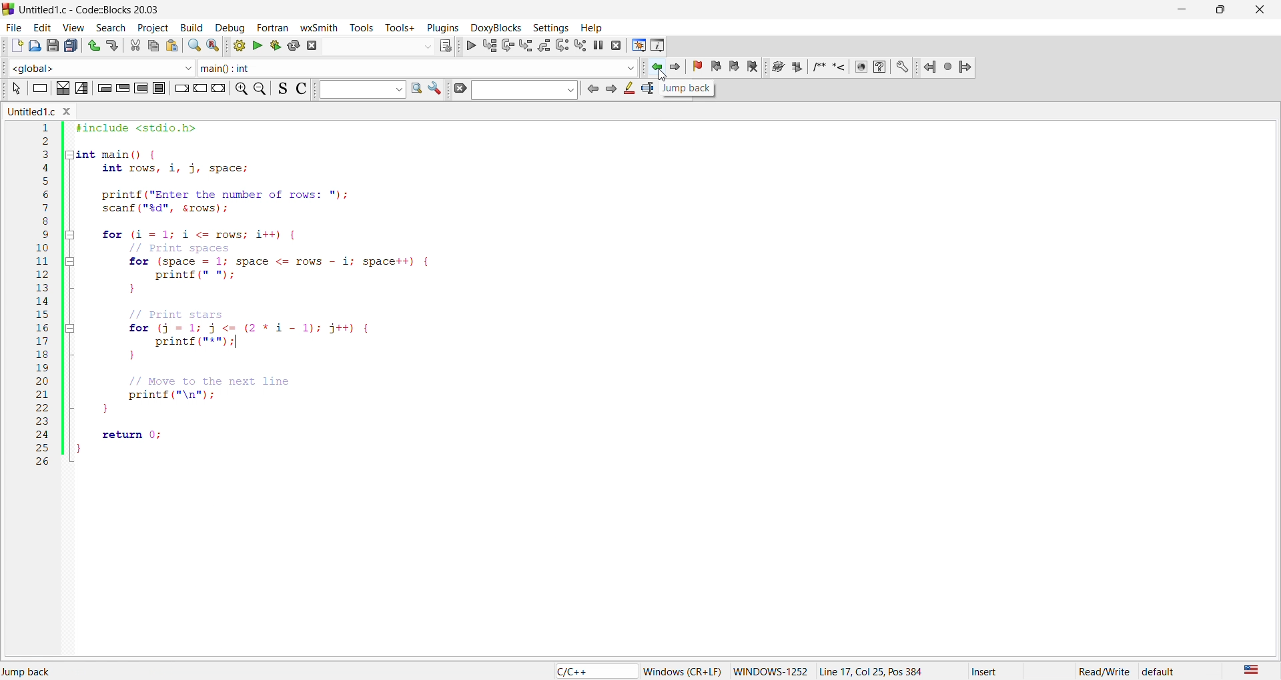  What do you see at coordinates (111, 45) in the screenshot?
I see `redo` at bounding box center [111, 45].